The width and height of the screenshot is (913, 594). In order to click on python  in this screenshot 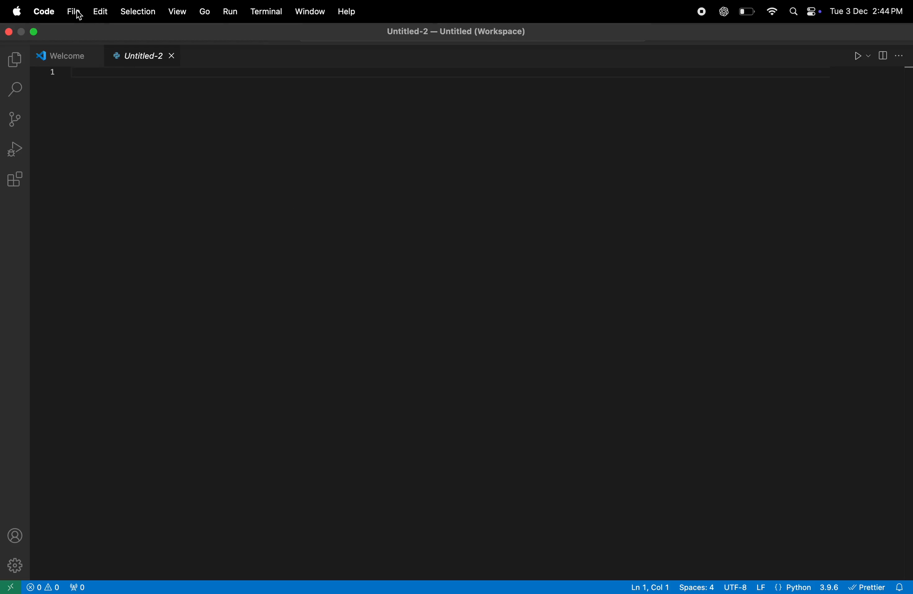, I will do `click(807, 587)`.